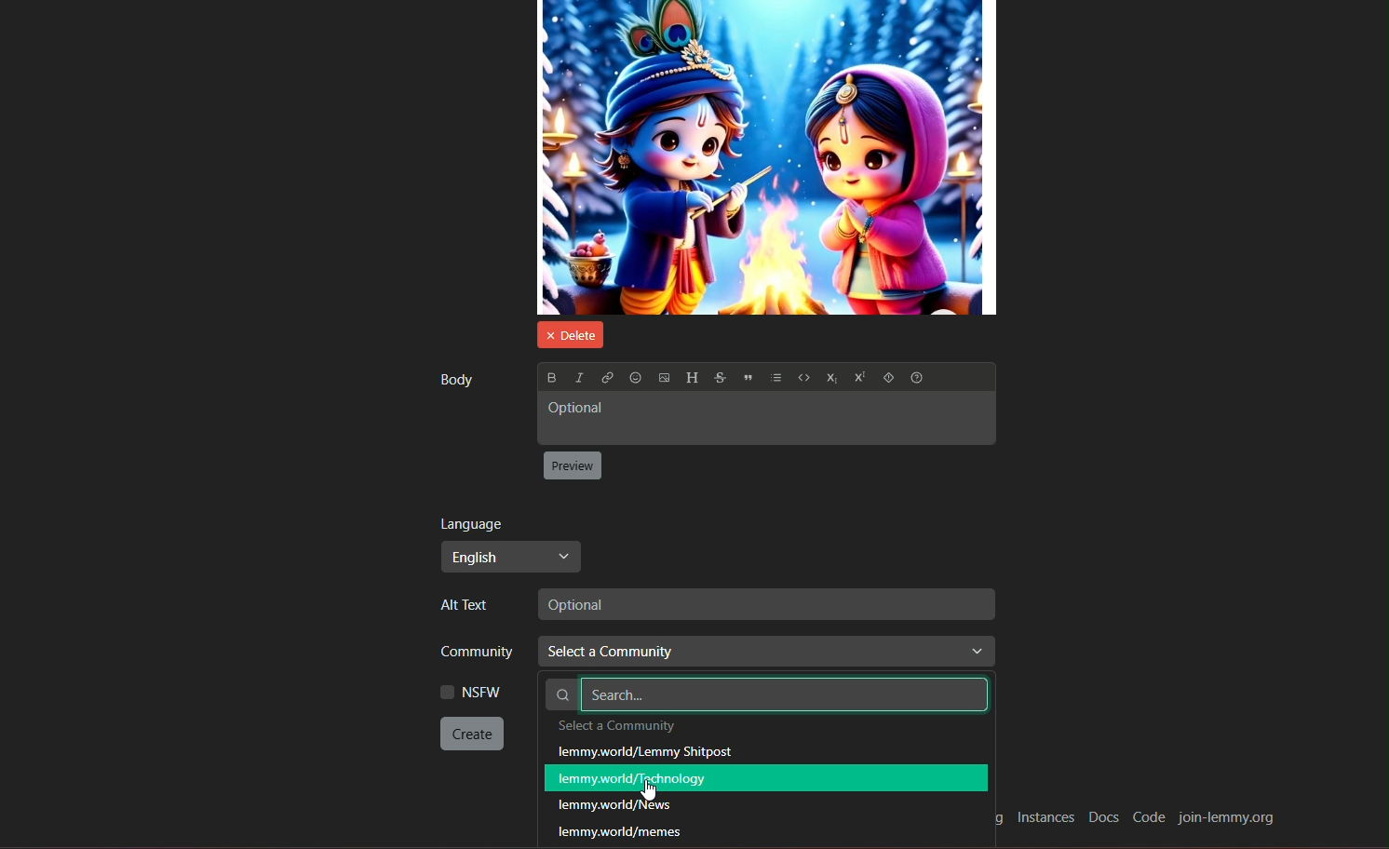 The height and width of the screenshot is (849, 1389). Describe the element at coordinates (473, 734) in the screenshot. I see `button` at that location.